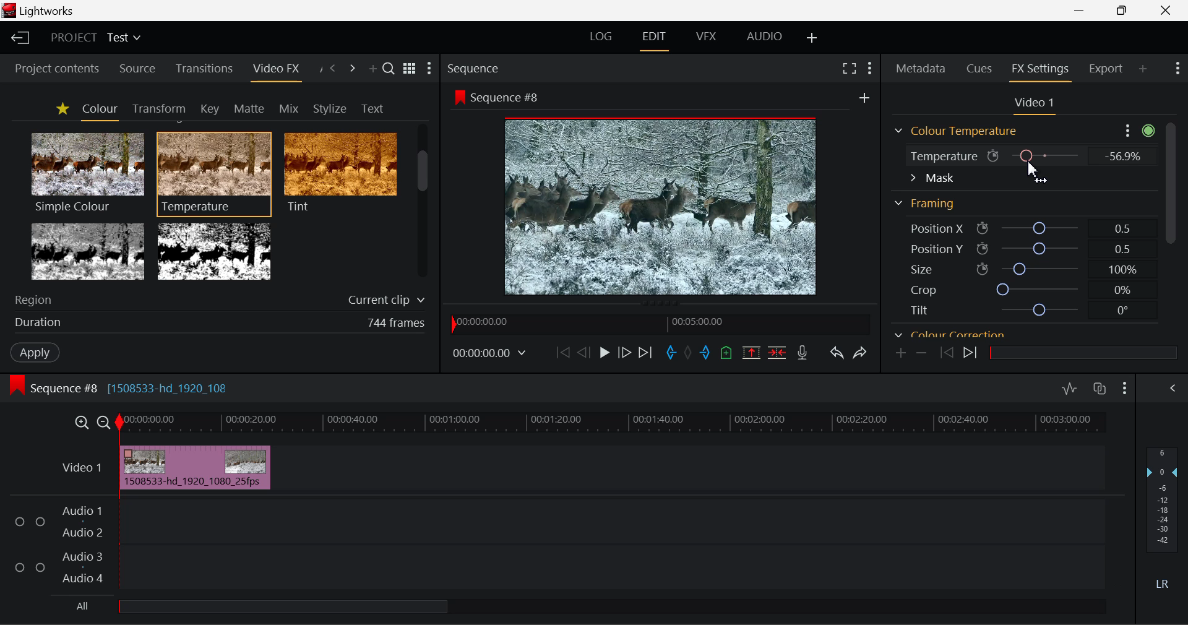  I want to click on Remove keyframe, so click(921, 355).